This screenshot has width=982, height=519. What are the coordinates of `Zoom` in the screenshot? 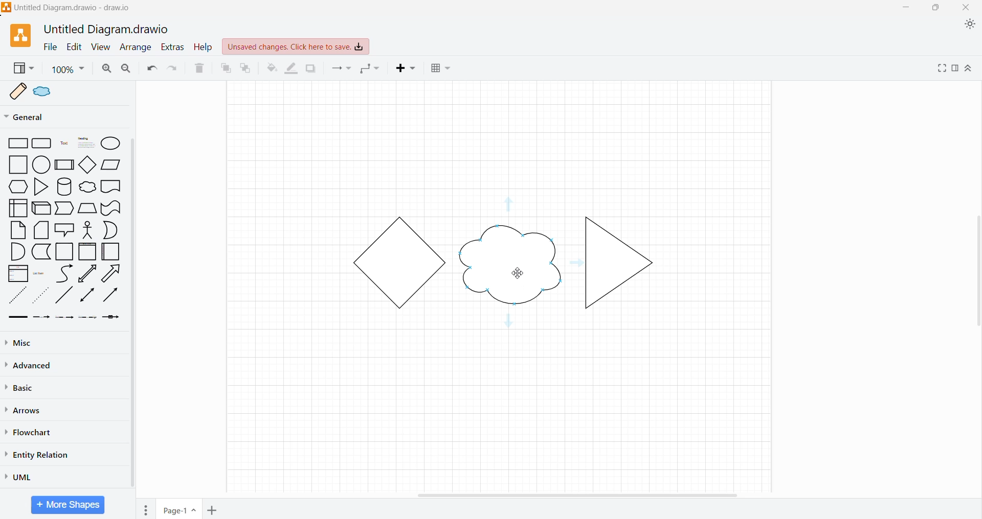 It's located at (69, 69).